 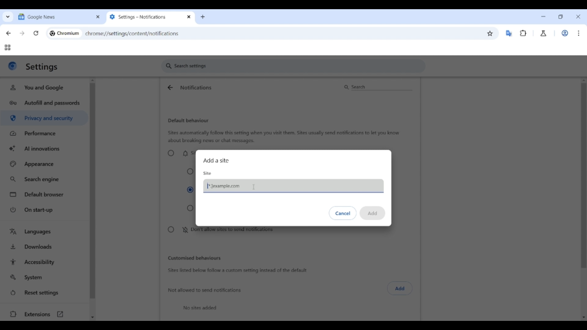 I want to click on Quick slide to top, so click(x=93, y=80).